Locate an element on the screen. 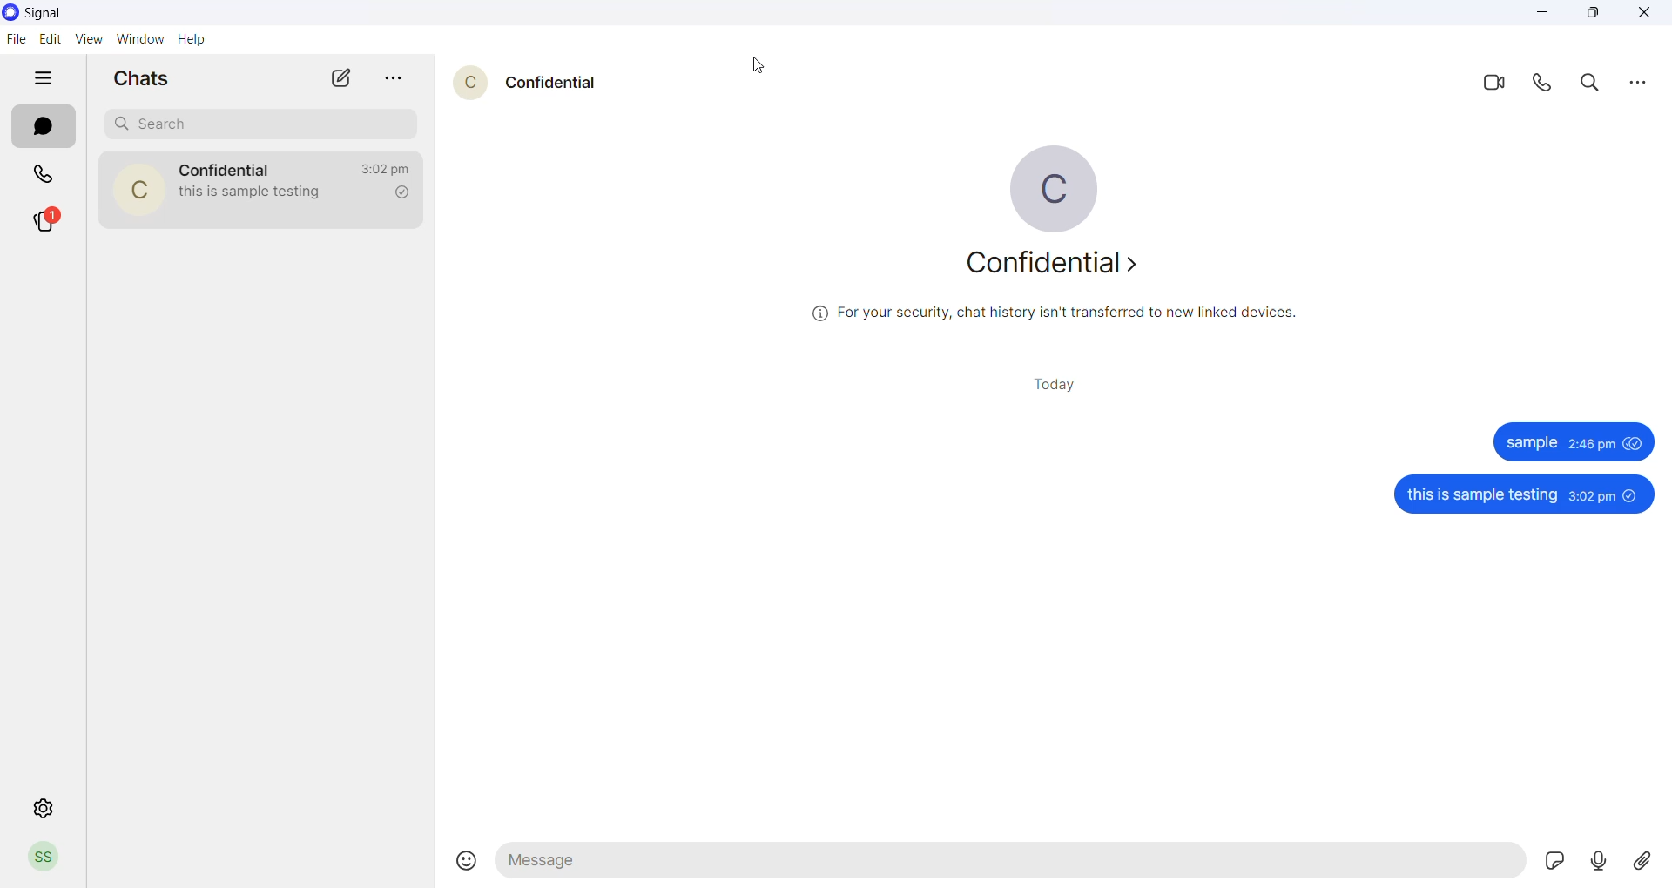 The image size is (1672, 888). last message is located at coordinates (257, 195).